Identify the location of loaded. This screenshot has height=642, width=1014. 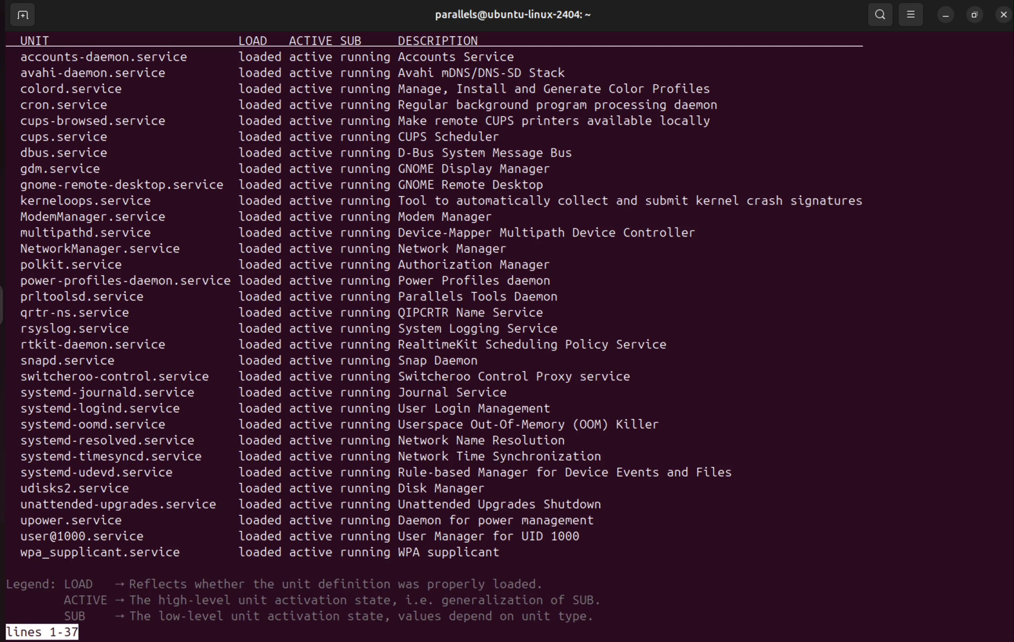
(261, 106).